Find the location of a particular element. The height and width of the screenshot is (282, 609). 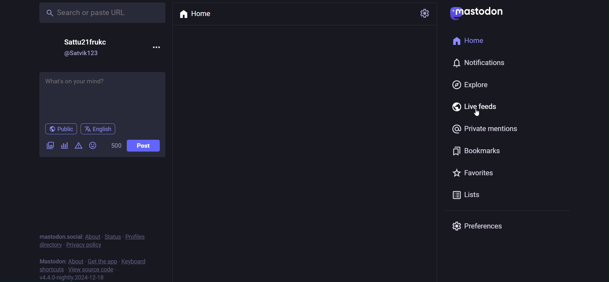

mastodon is located at coordinates (479, 13).